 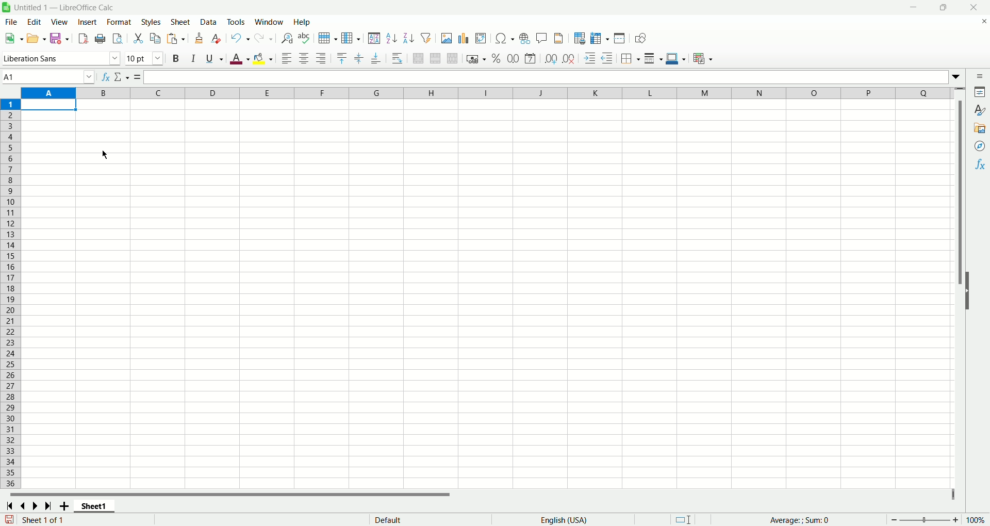 I want to click on column, so click(x=350, y=38).